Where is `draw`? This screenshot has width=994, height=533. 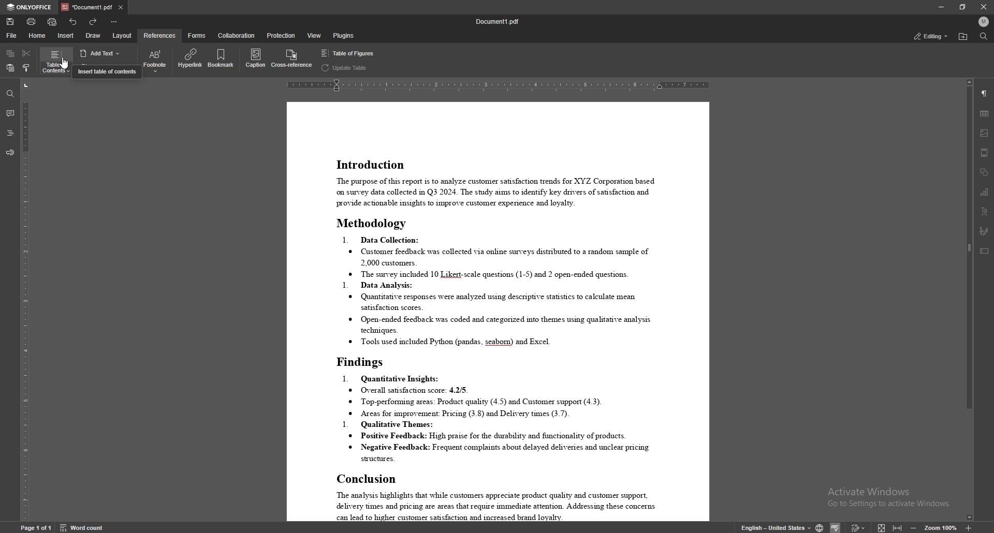
draw is located at coordinates (92, 36).